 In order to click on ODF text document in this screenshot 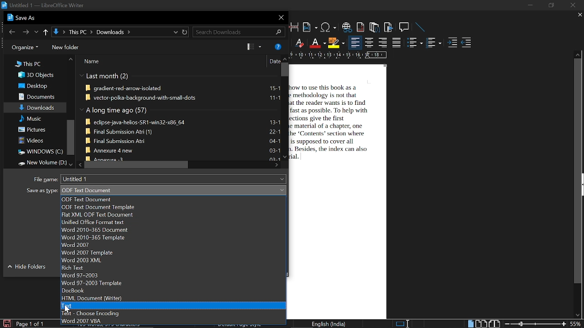, I will do `click(171, 208)`.